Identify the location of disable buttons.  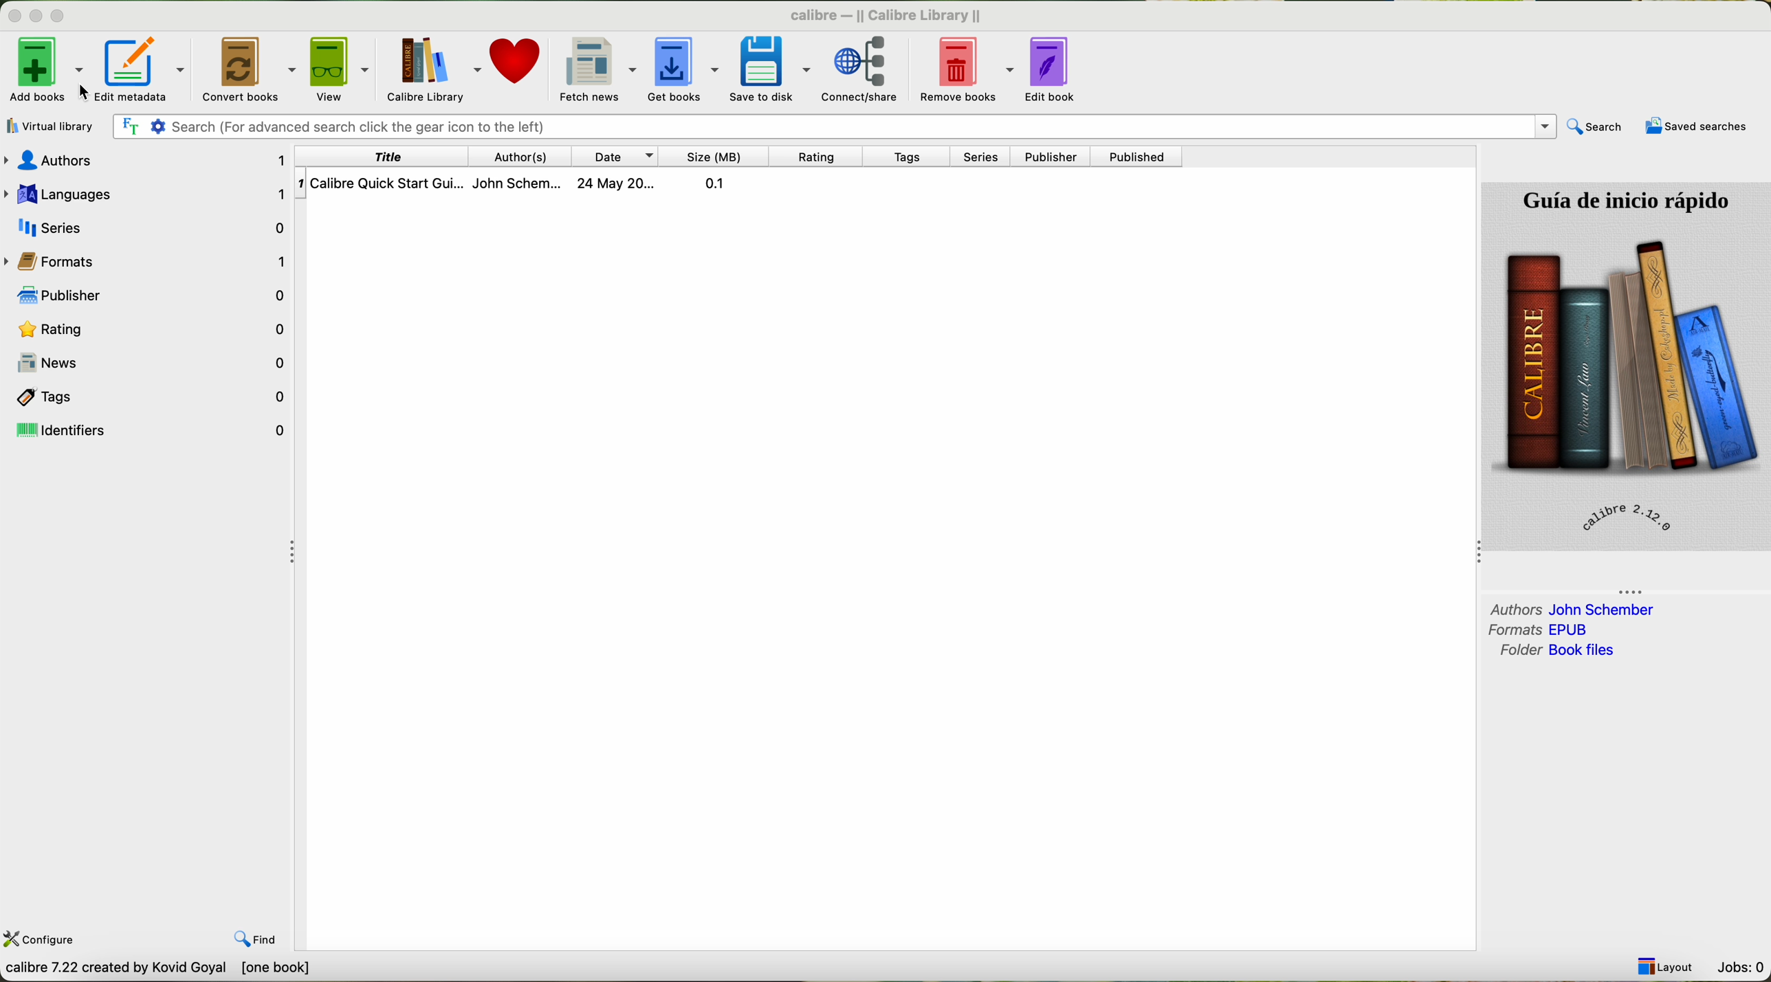
(36, 14).